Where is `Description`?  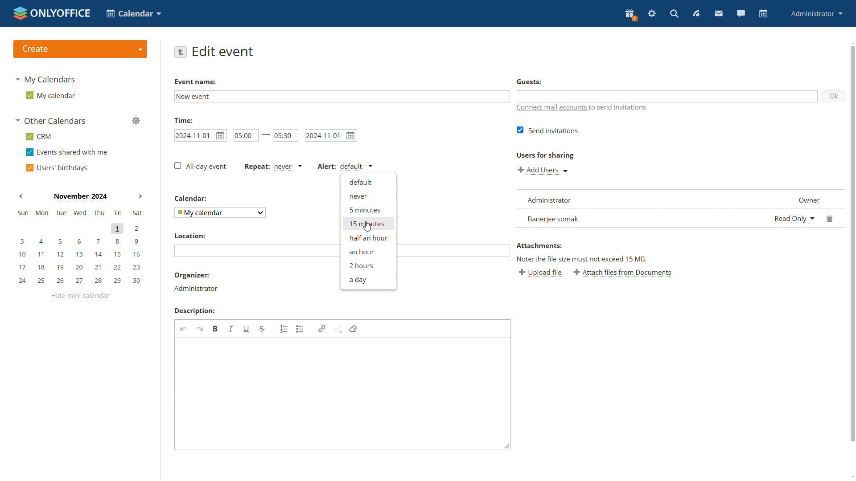
Description is located at coordinates (195, 310).